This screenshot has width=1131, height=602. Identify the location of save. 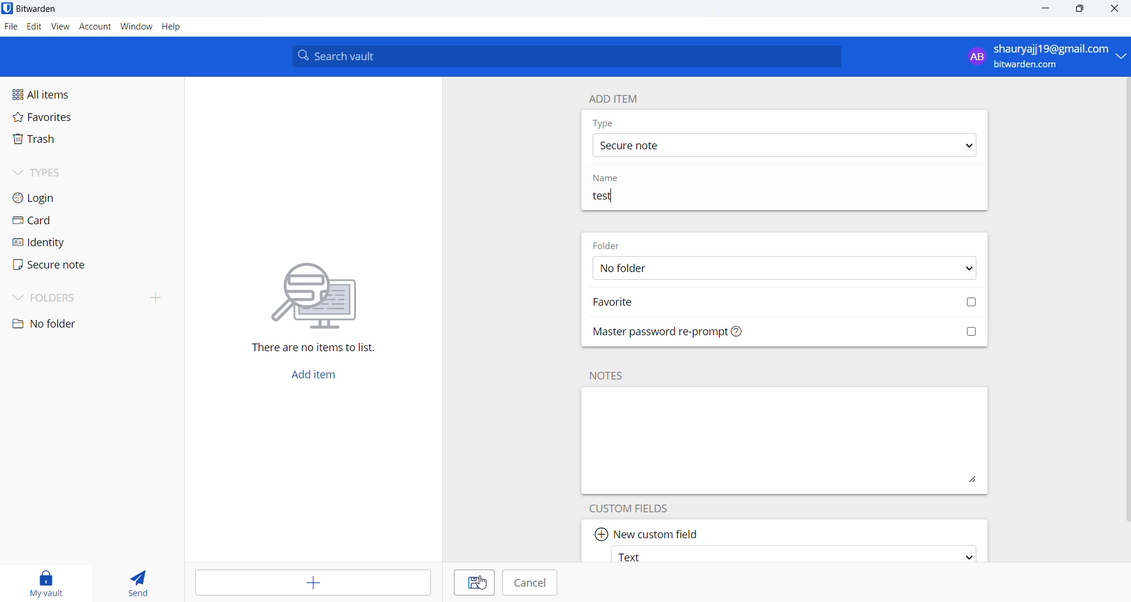
(469, 583).